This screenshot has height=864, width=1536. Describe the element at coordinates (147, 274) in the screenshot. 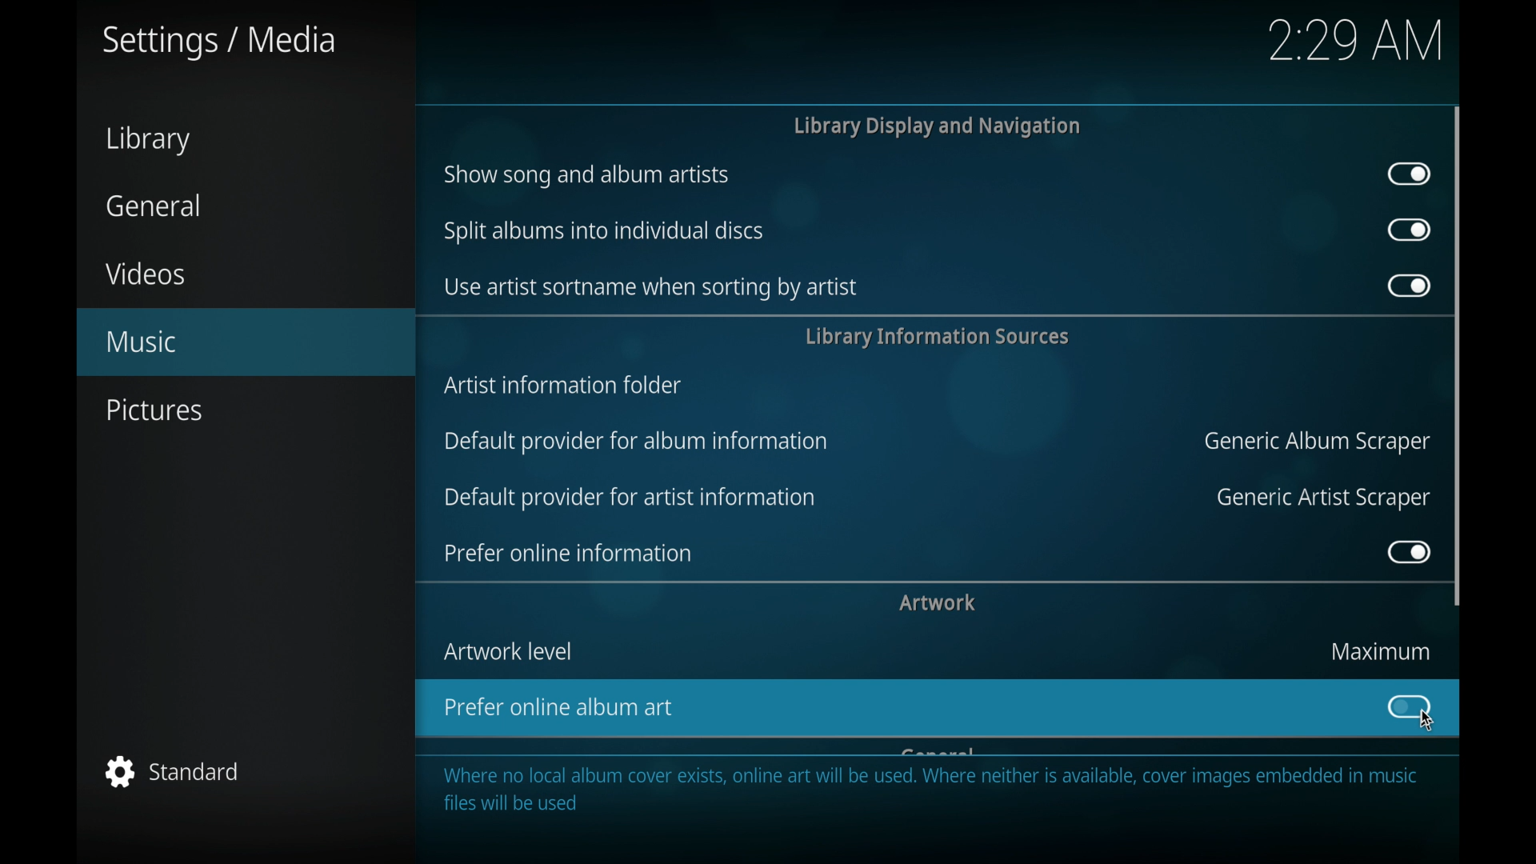

I see `videos` at that location.